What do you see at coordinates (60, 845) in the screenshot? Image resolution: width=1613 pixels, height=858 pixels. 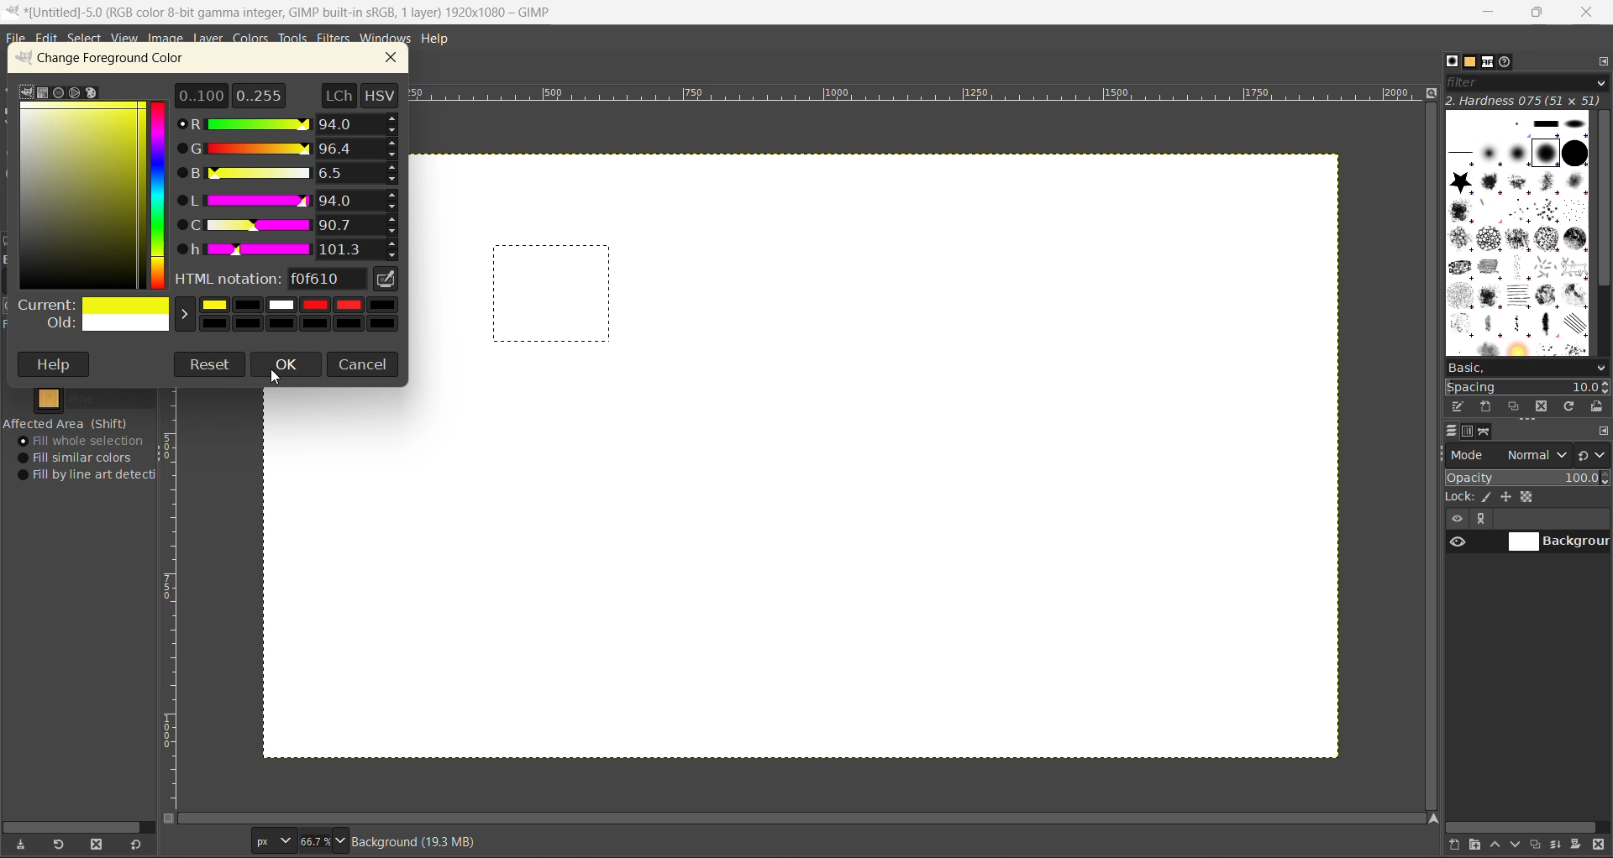 I see `restore tool preset` at bounding box center [60, 845].